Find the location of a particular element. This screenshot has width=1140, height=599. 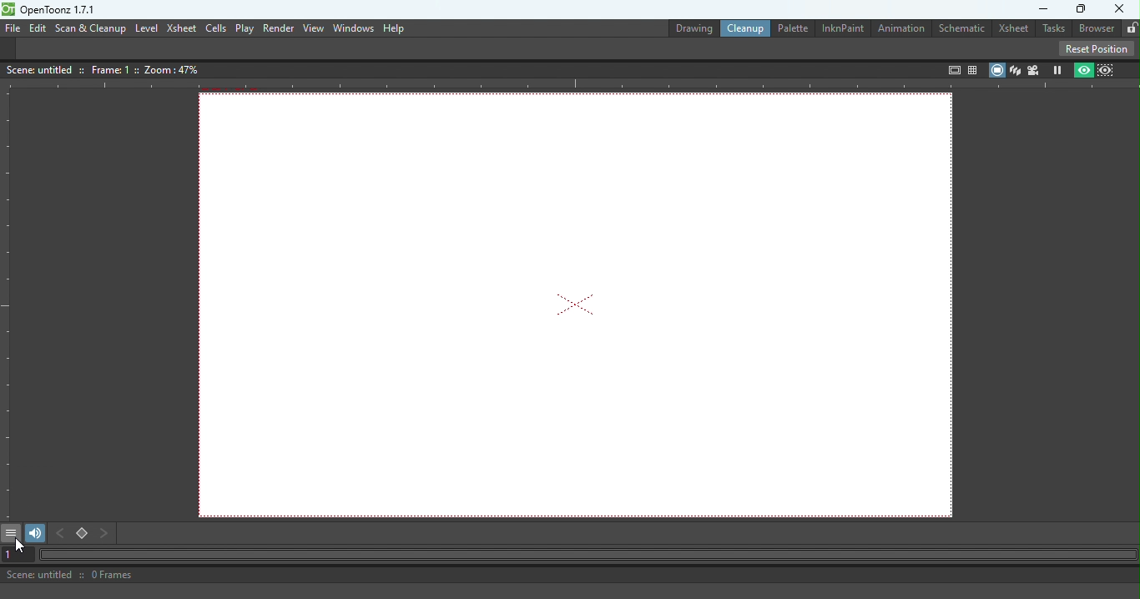

Clean up is located at coordinates (743, 28).